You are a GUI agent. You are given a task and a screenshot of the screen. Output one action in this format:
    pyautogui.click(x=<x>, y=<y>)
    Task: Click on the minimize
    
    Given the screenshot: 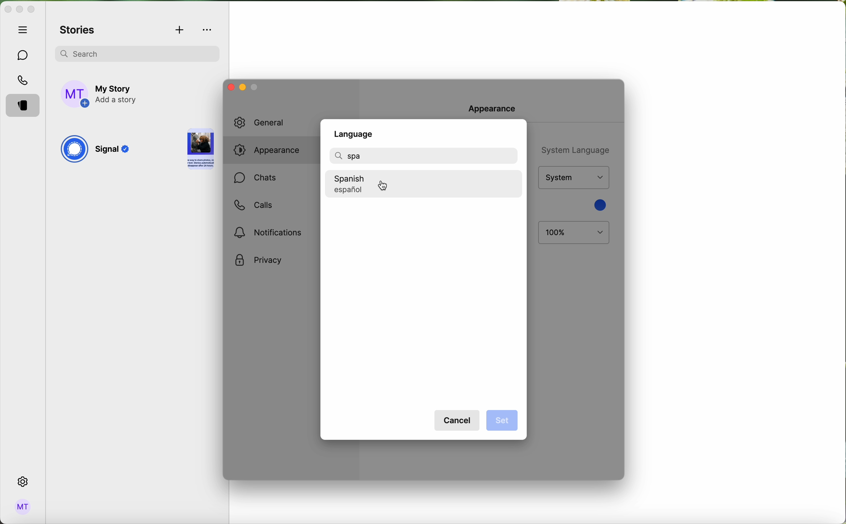 What is the action you would take?
    pyautogui.click(x=19, y=10)
    